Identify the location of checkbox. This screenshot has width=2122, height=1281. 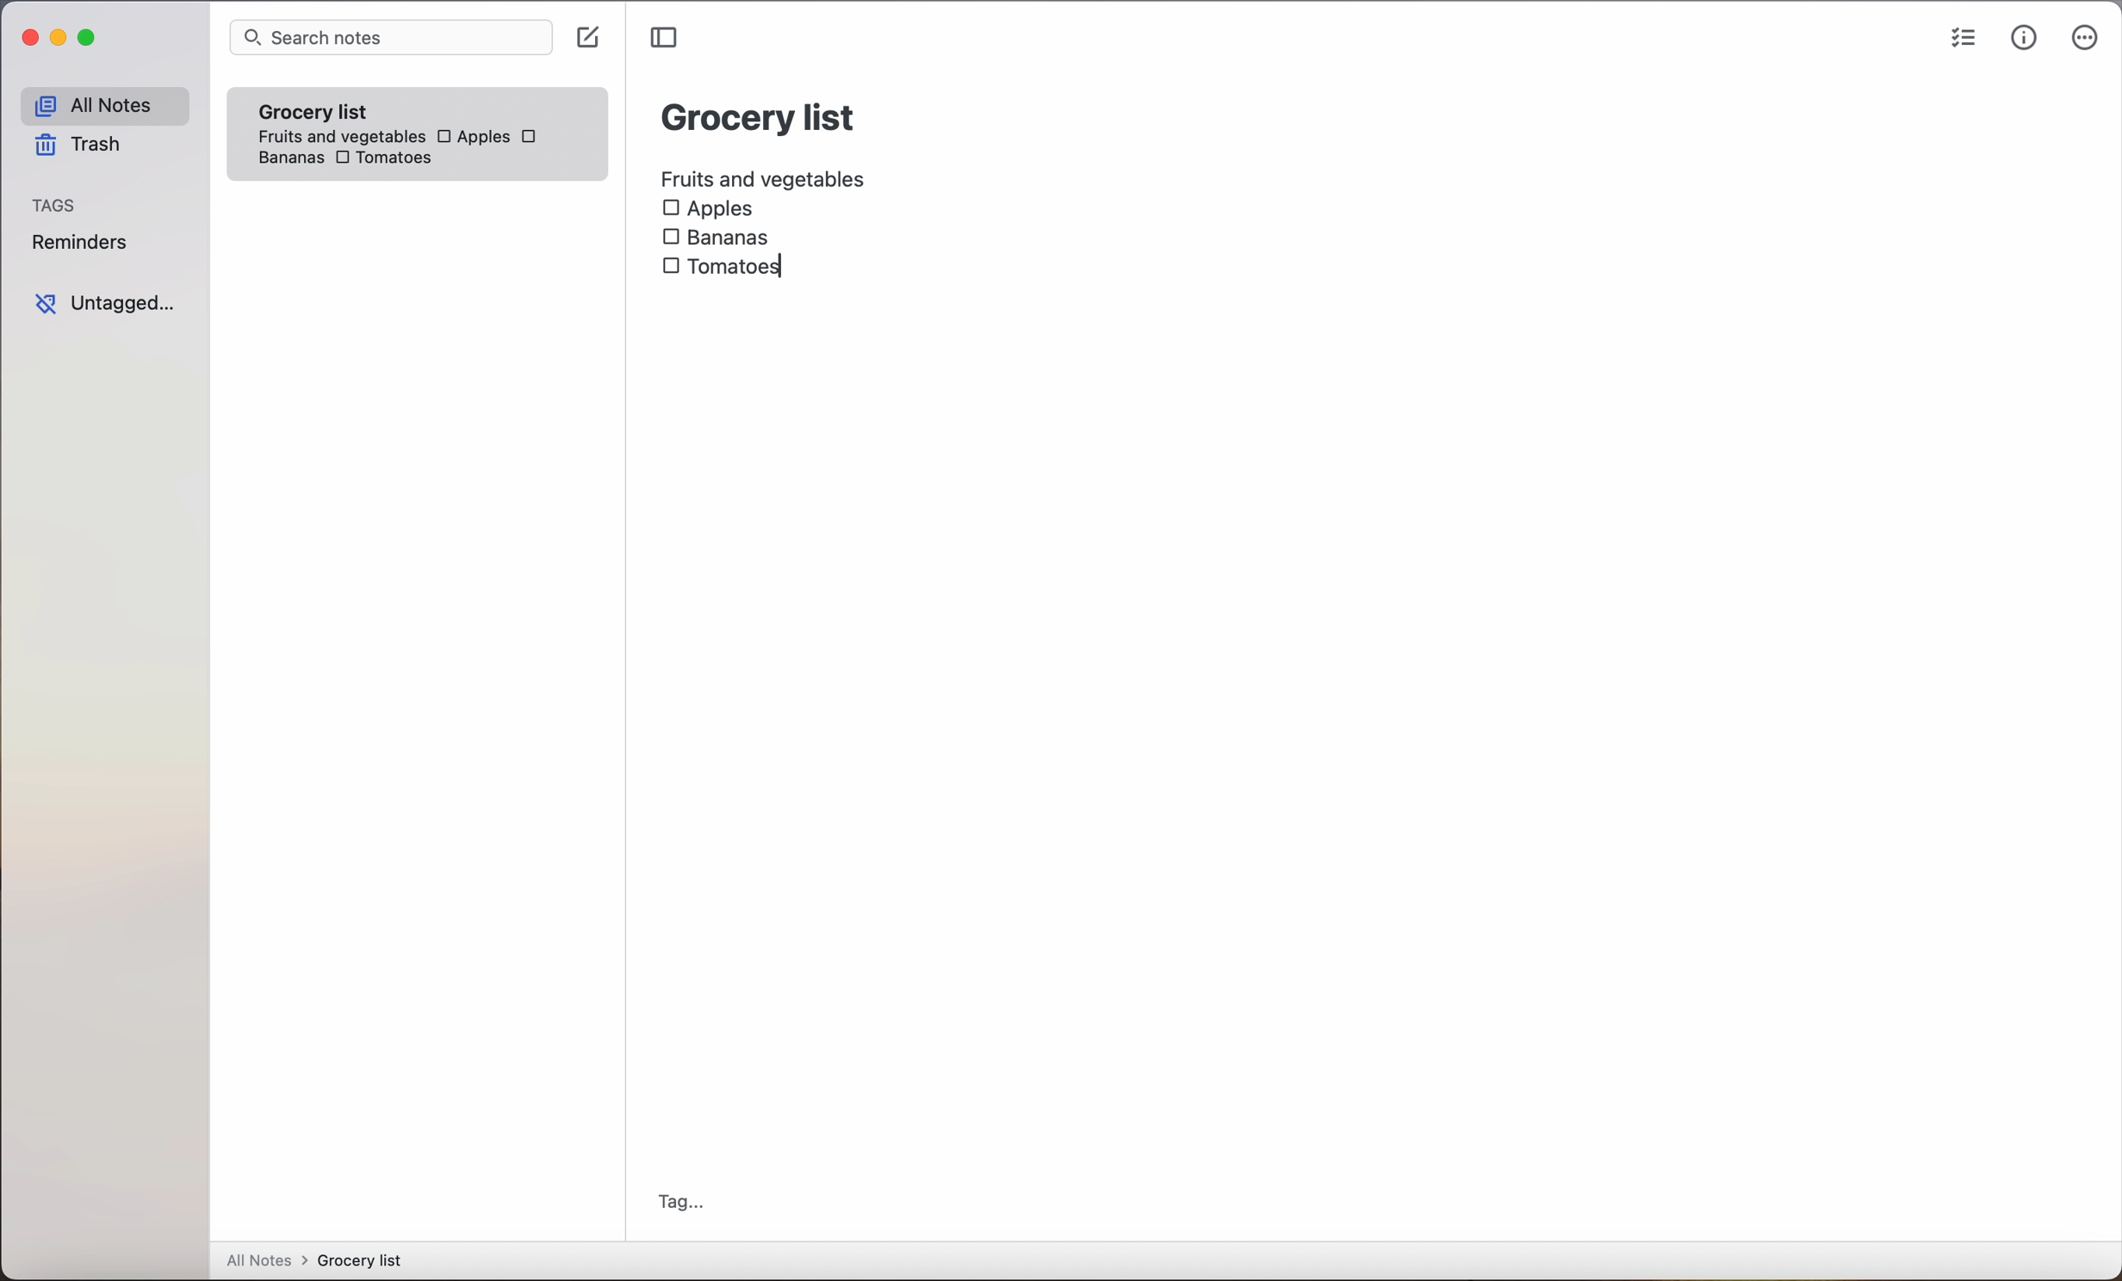
(532, 136).